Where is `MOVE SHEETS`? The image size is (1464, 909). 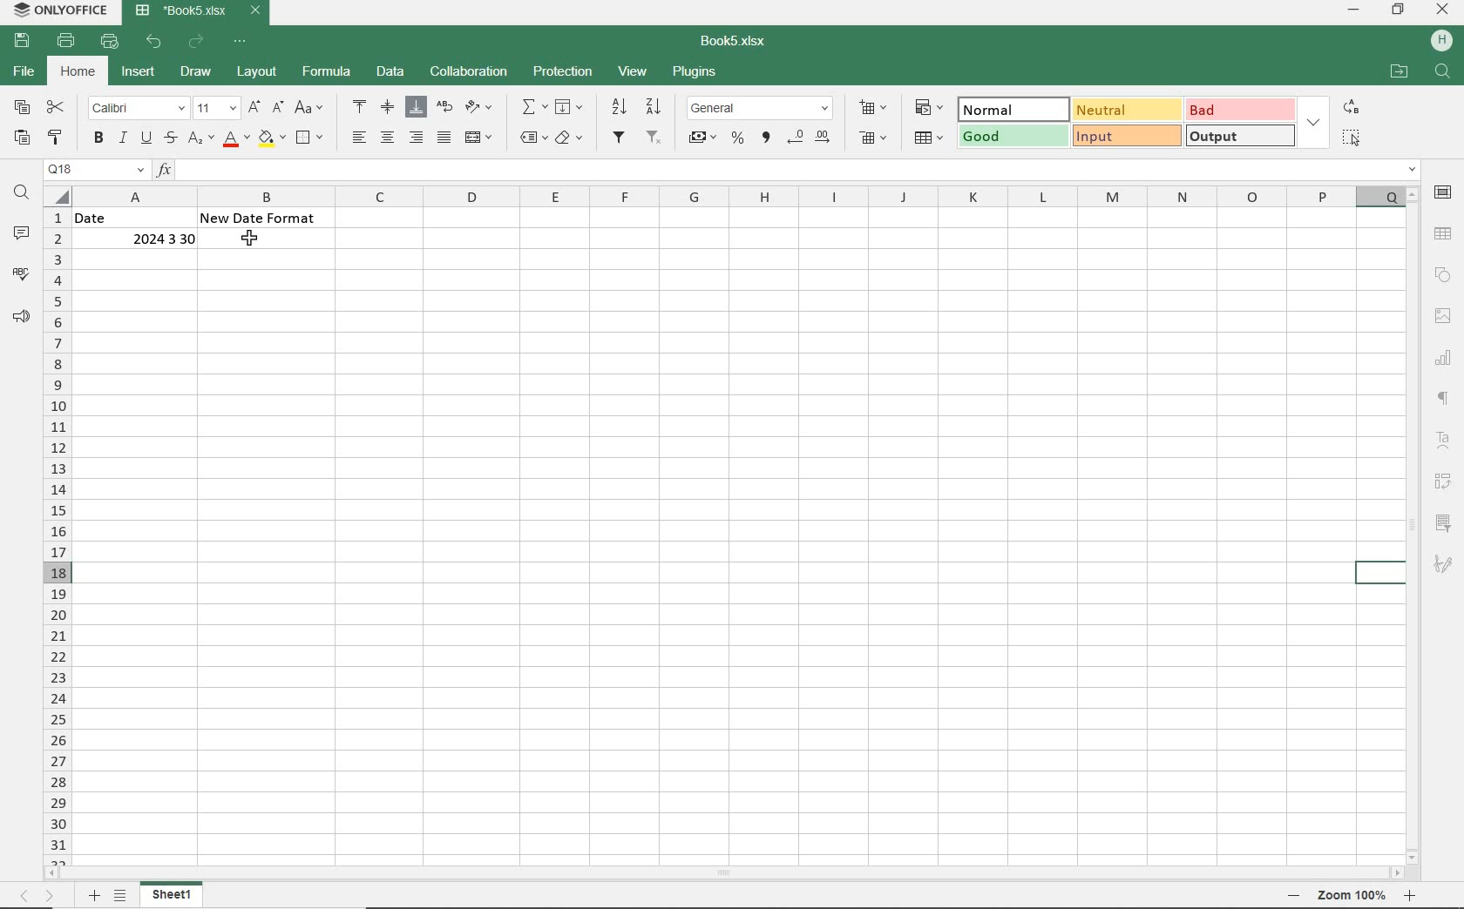
MOVE SHEETS is located at coordinates (36, 896).